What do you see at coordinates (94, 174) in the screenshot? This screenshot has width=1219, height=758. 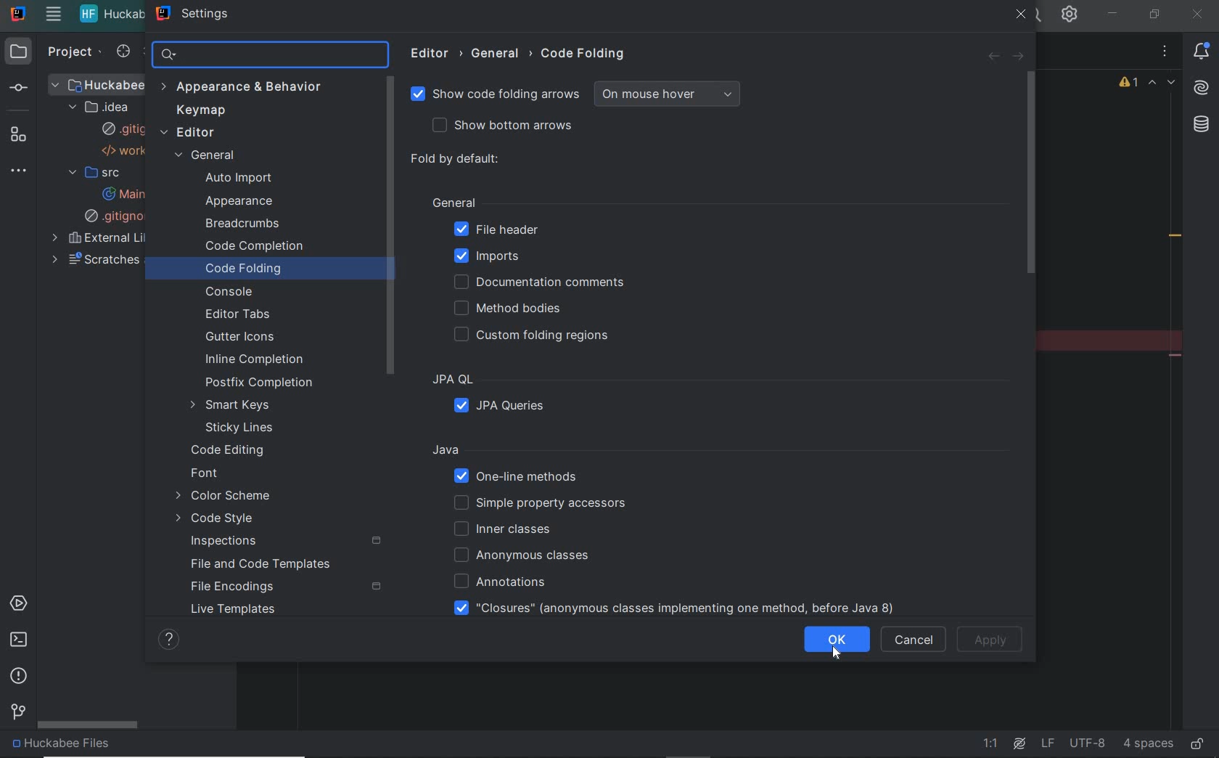 I see `src` at bounding box center [94, 174].